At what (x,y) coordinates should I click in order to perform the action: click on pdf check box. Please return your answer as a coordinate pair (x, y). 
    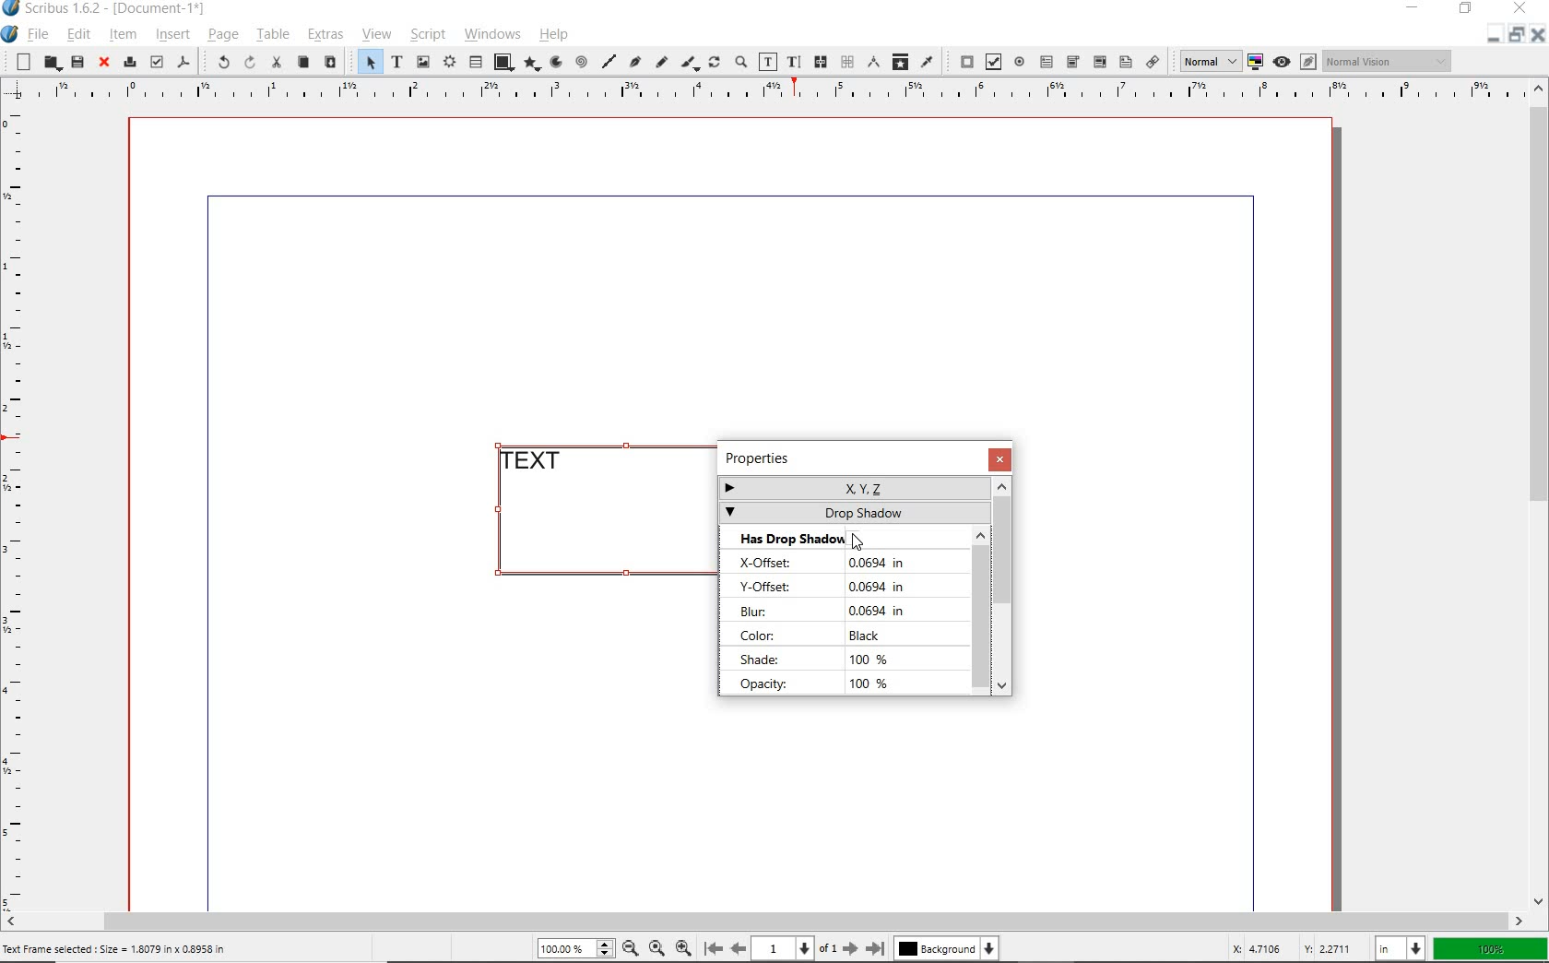
    Looking at the image, I should click on (991, 61).